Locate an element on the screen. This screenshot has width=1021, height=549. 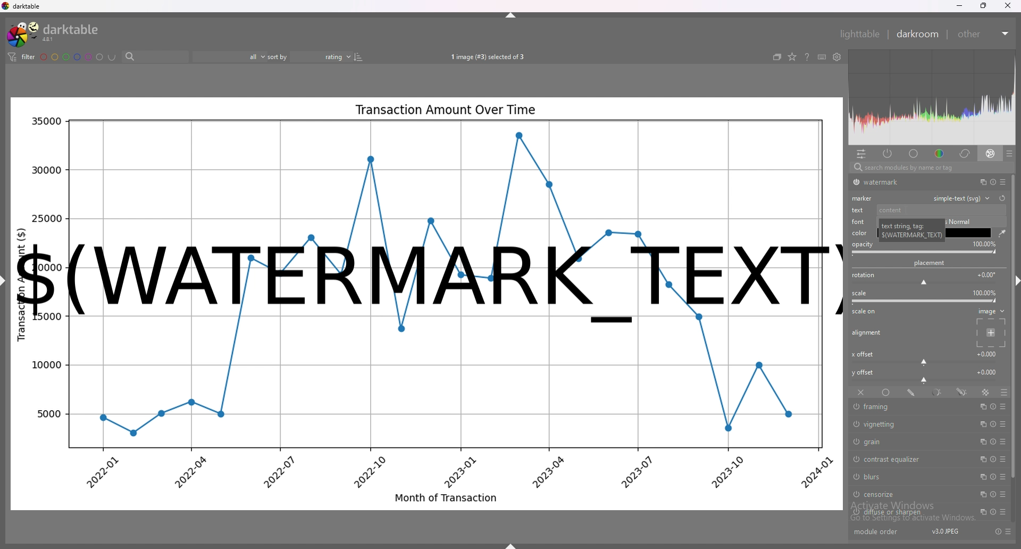
reset is located at coordinates (992, 182).